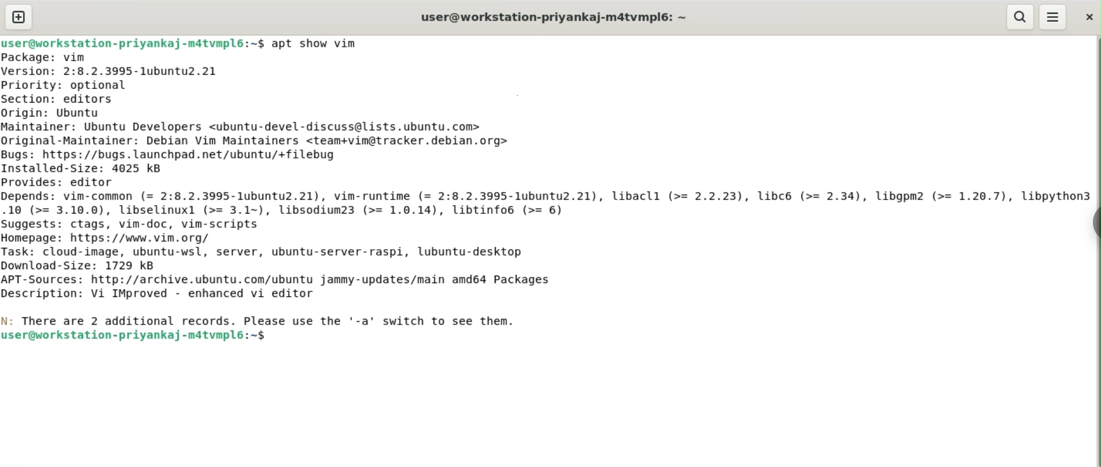 This screenshot has height=467, width=1101. What do you see at coordinates (1053, 16) in the screenshot?
I see `menu` at bounding box center [1053, 16].